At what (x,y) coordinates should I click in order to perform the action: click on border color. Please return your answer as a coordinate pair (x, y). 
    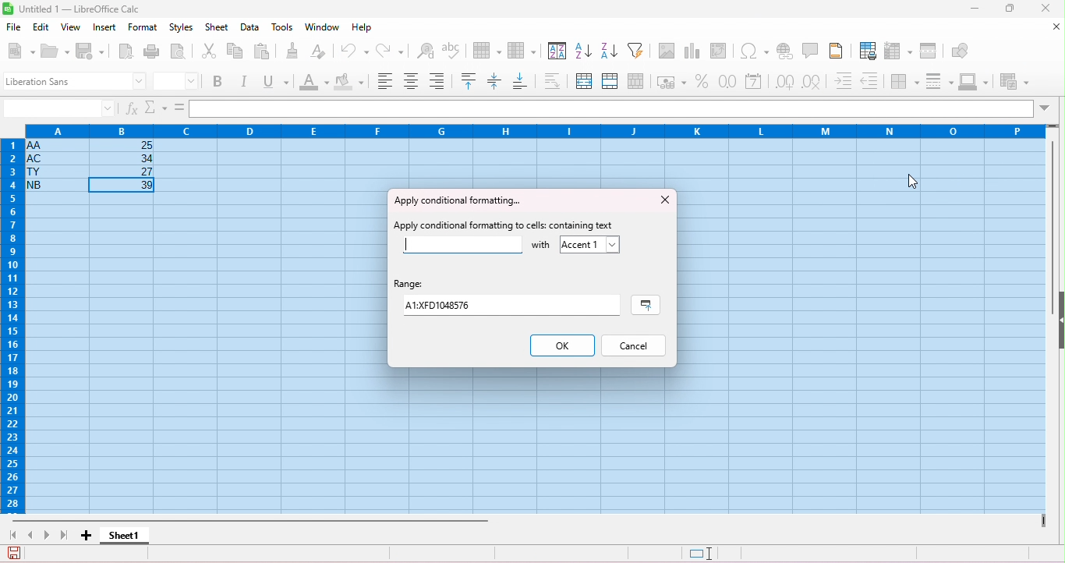
    Looking at the image, I should click on (975, 81).